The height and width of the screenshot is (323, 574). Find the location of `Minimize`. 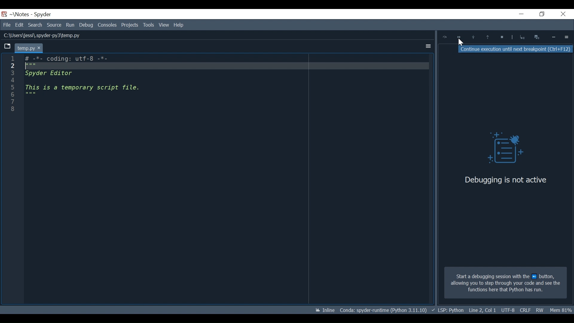

Minimize is located at coordinates (518, 15).